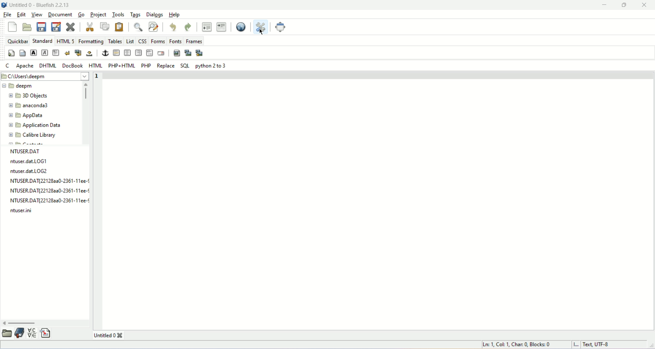  What do you see at coordinates (199, 53) in the screenshot?
I see `Multi thumbnail` at bounding box center [199, 53].